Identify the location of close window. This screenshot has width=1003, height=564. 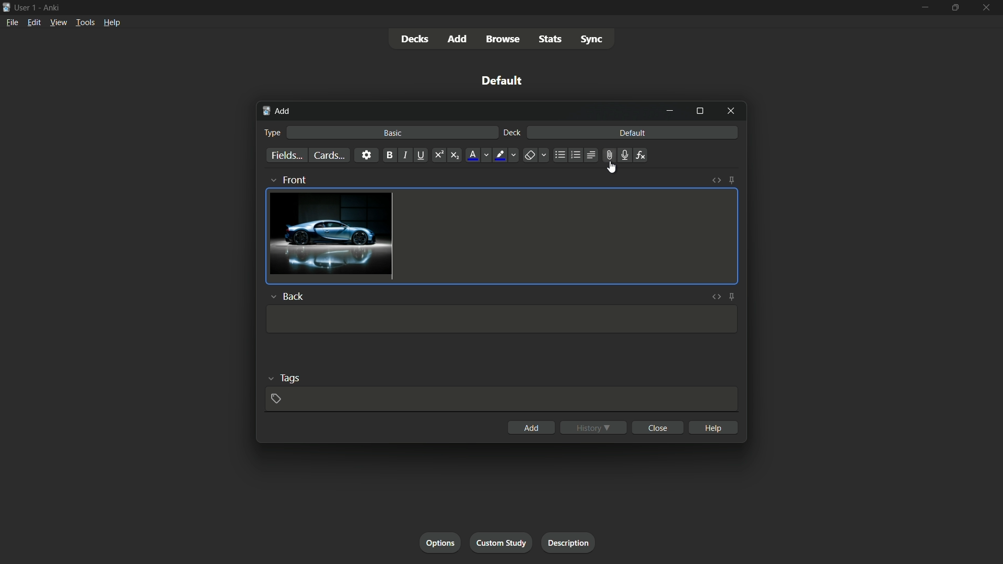
(731, 112).